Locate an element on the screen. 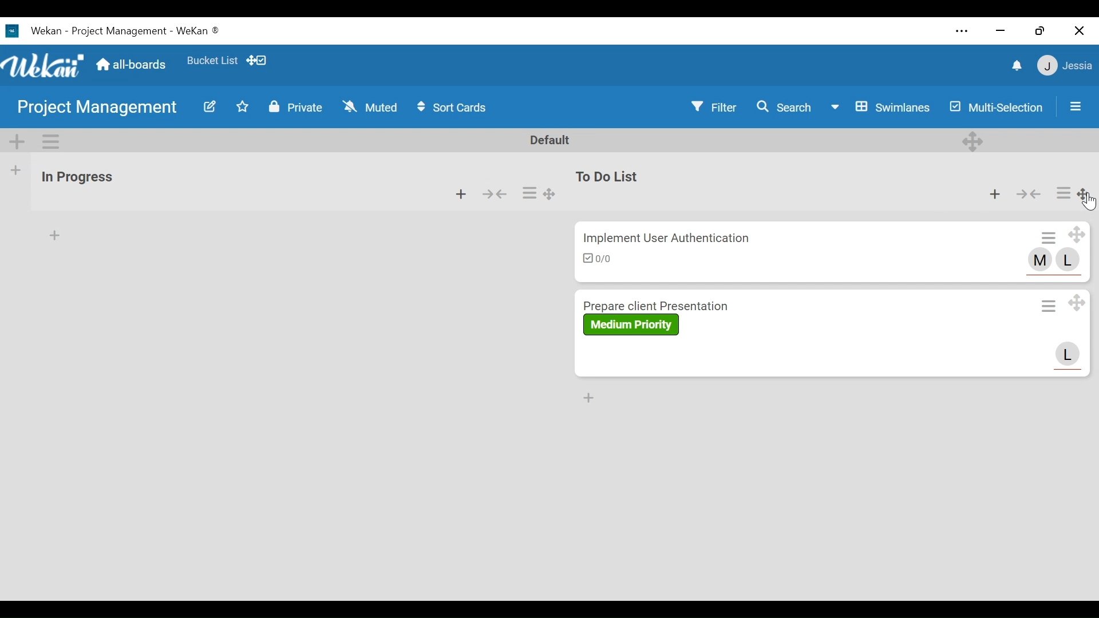 The height and width of the screenshot is (618, 1099). Open/close sidebar is located at coordinates (1076, 106).